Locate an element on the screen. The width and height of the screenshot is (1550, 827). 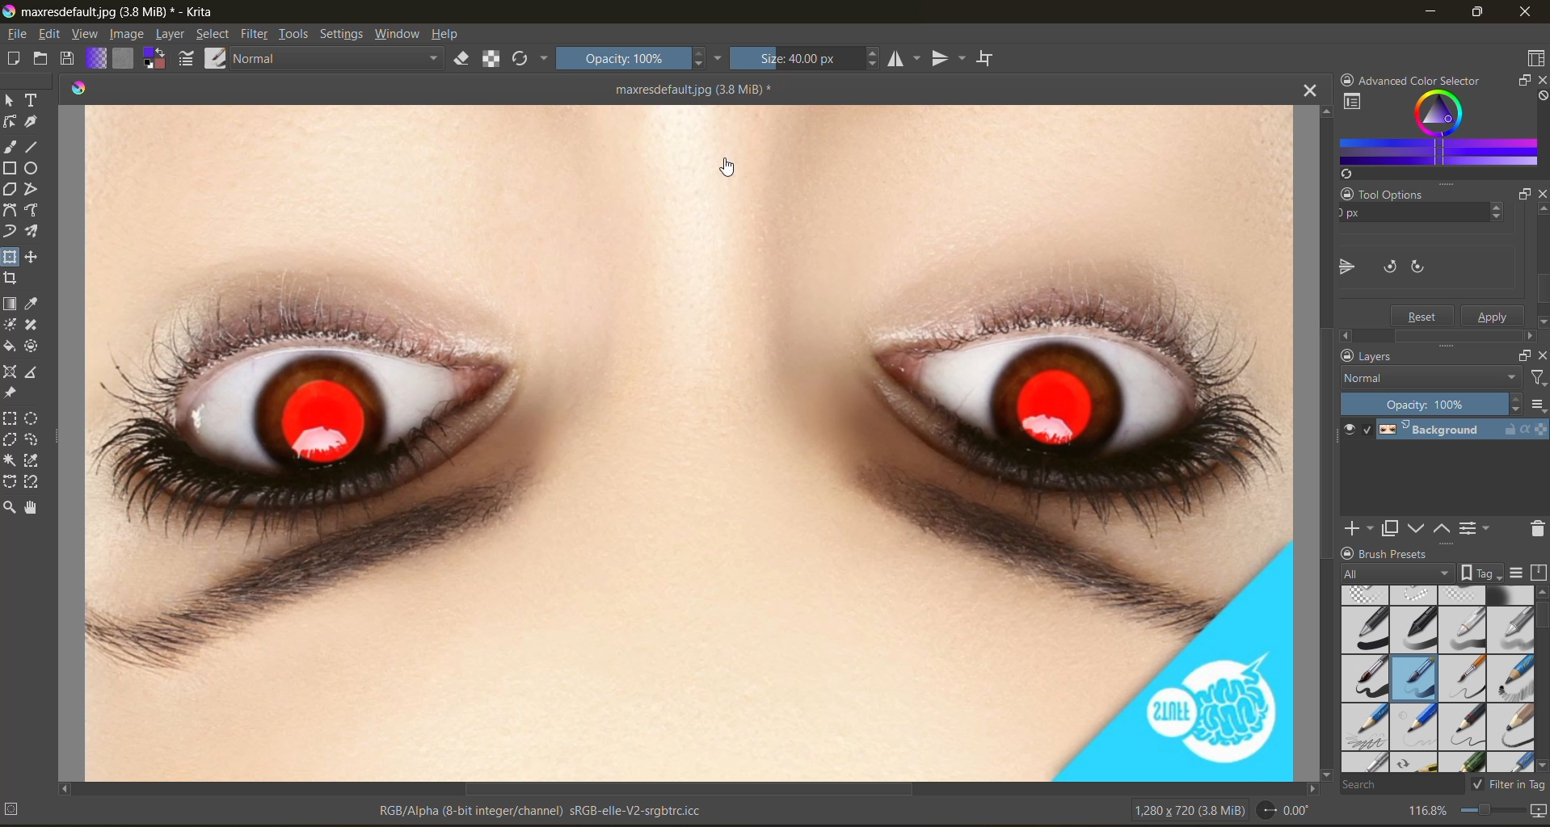
tool is located at coordinates (11, 440).